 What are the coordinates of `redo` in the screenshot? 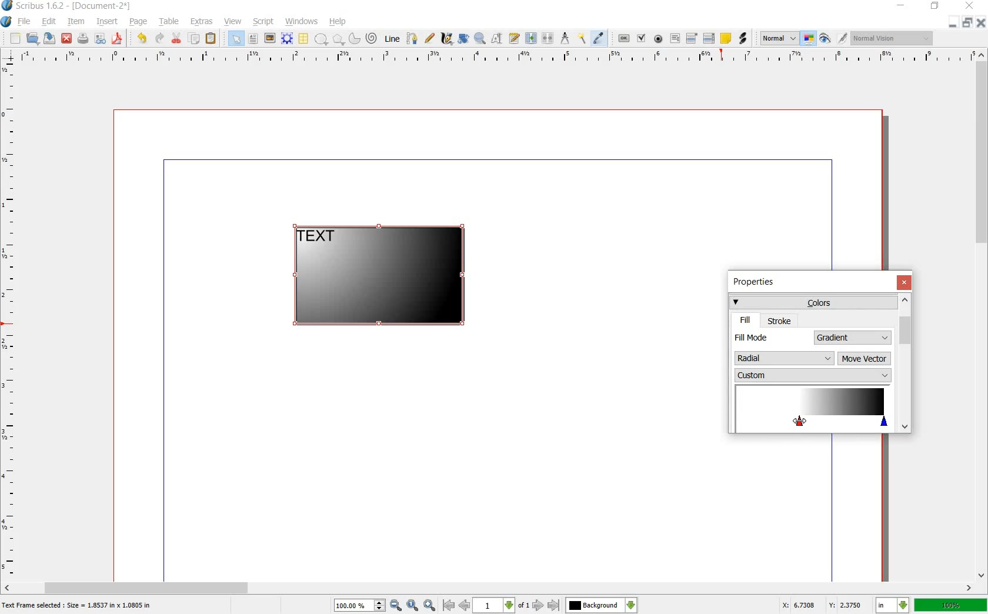 It's located at (159, 39).